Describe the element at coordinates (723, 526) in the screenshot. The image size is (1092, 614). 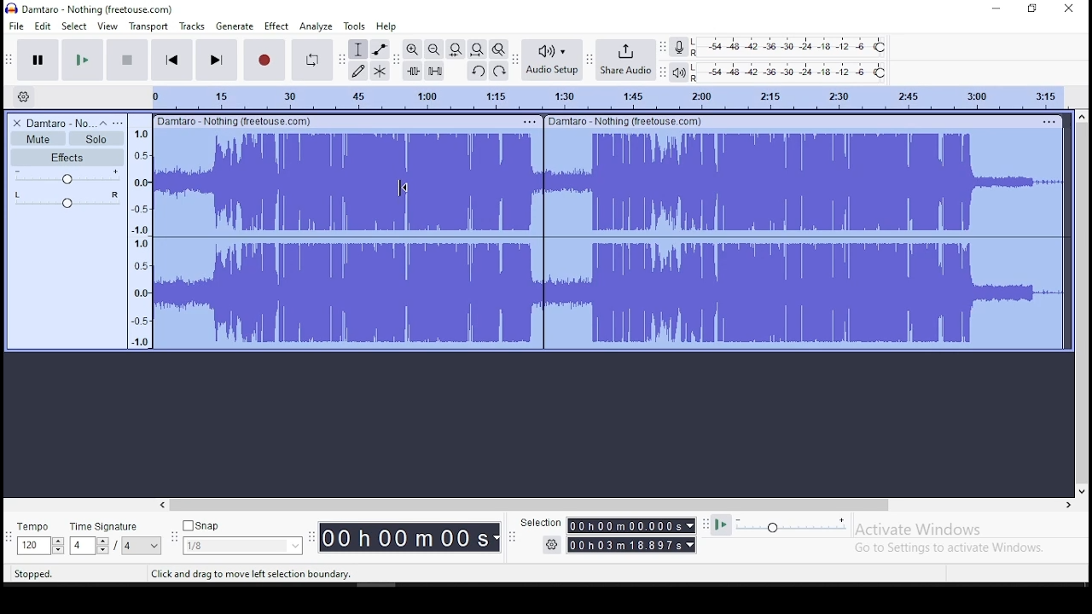
I see `play at speed` at that location.